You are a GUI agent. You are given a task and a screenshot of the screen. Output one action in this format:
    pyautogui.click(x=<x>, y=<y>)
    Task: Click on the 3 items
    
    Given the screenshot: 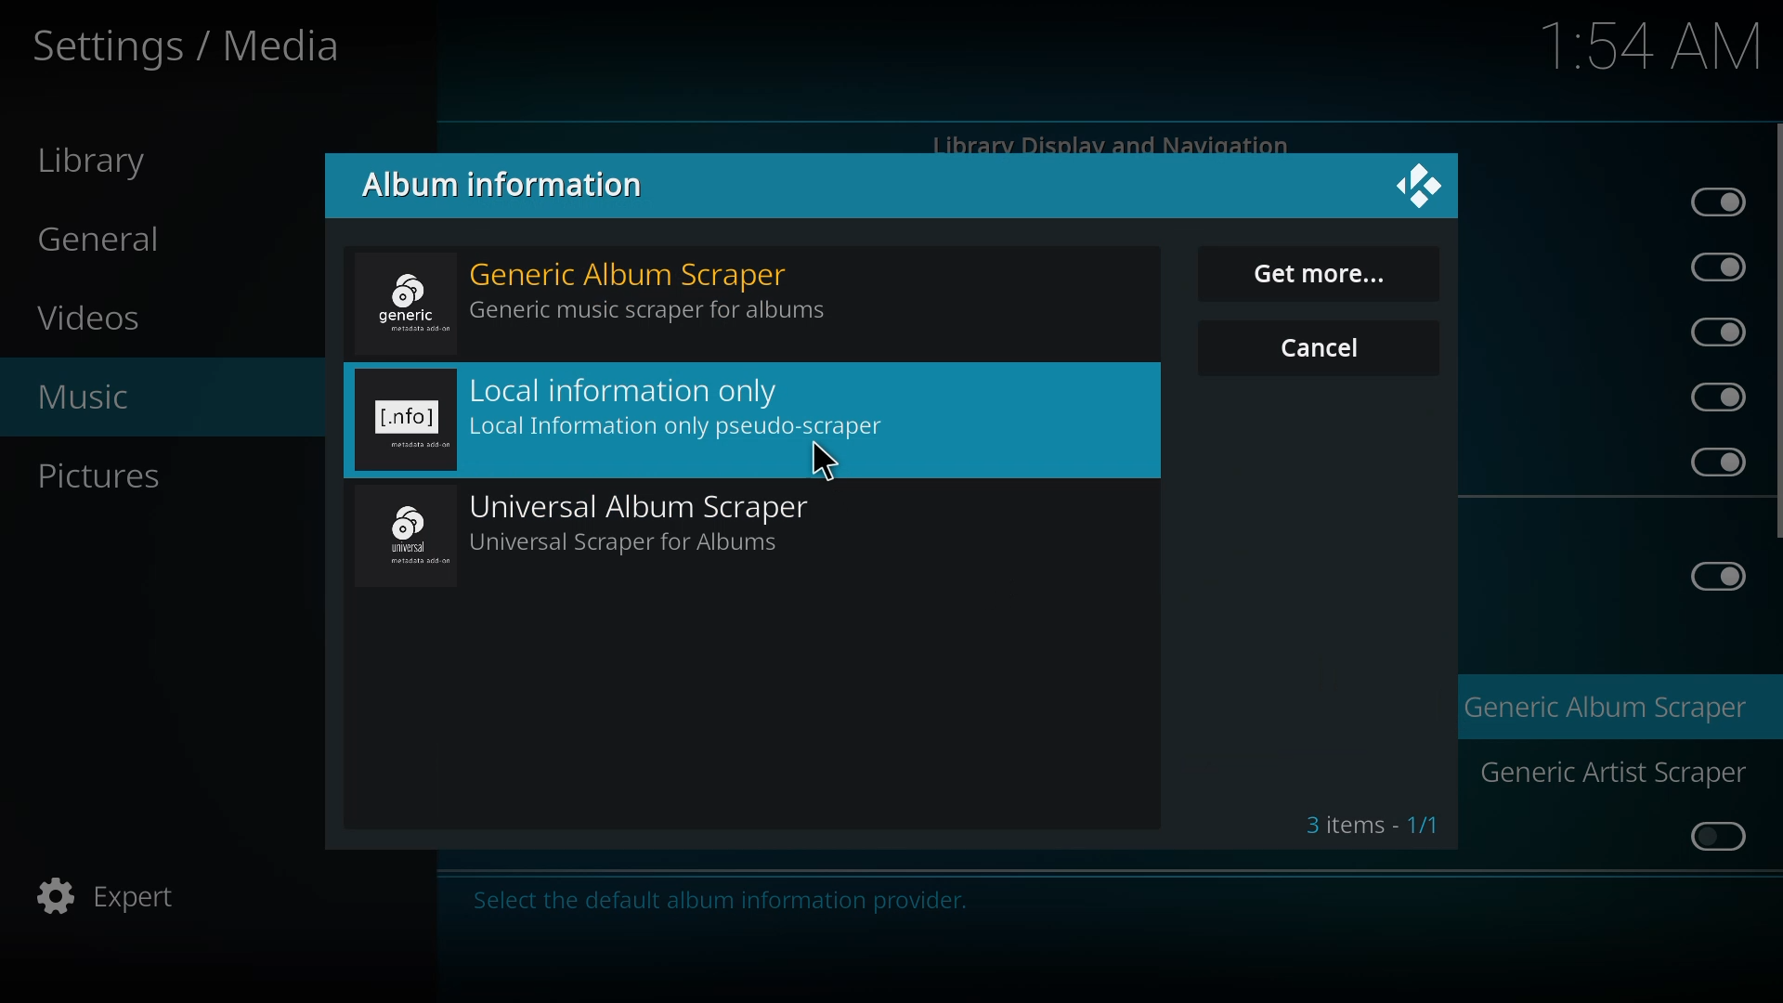 What is the action you would take?
    pyautogui.click(x=1373, y=823)
    